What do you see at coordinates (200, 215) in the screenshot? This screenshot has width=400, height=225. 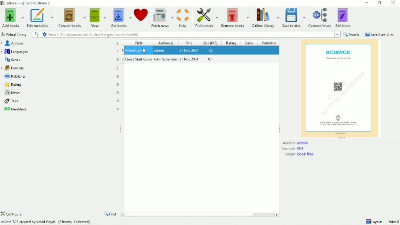 I see `Horizontal scrollbar` at bounding box center [200, 215].